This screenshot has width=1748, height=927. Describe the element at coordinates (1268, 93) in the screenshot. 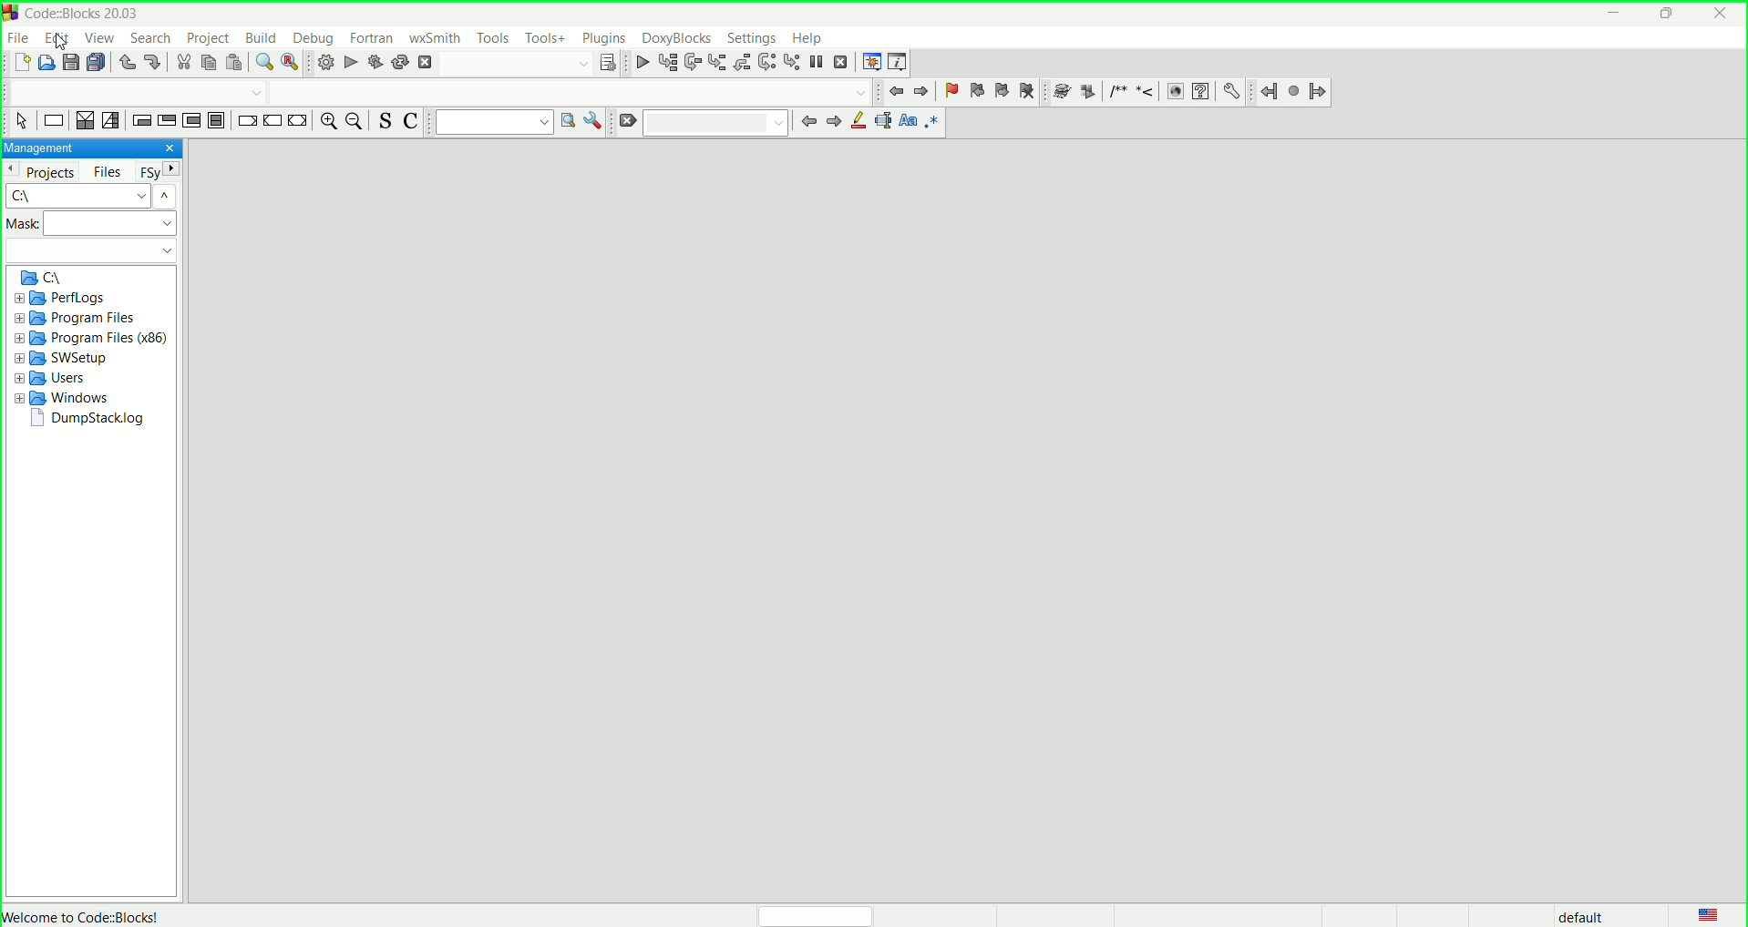

I see `jump back` at that location.